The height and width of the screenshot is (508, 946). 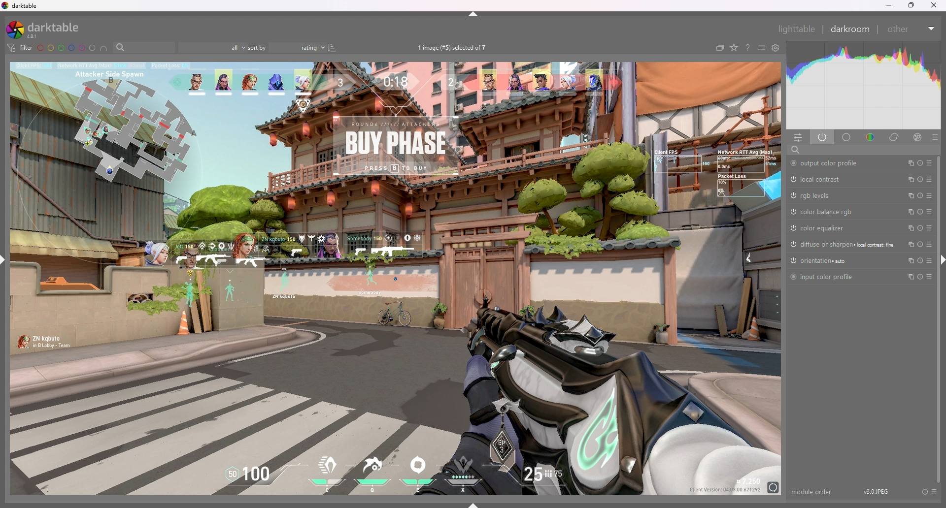 What do you see at coordinates (851, 29) in the screenshot?
I see `darkroom` at bounding box center [851, 29].